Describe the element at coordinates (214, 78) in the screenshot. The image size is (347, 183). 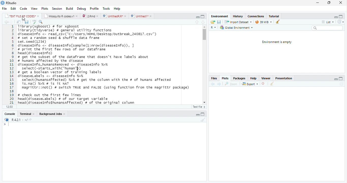
I see `Files` at that location.